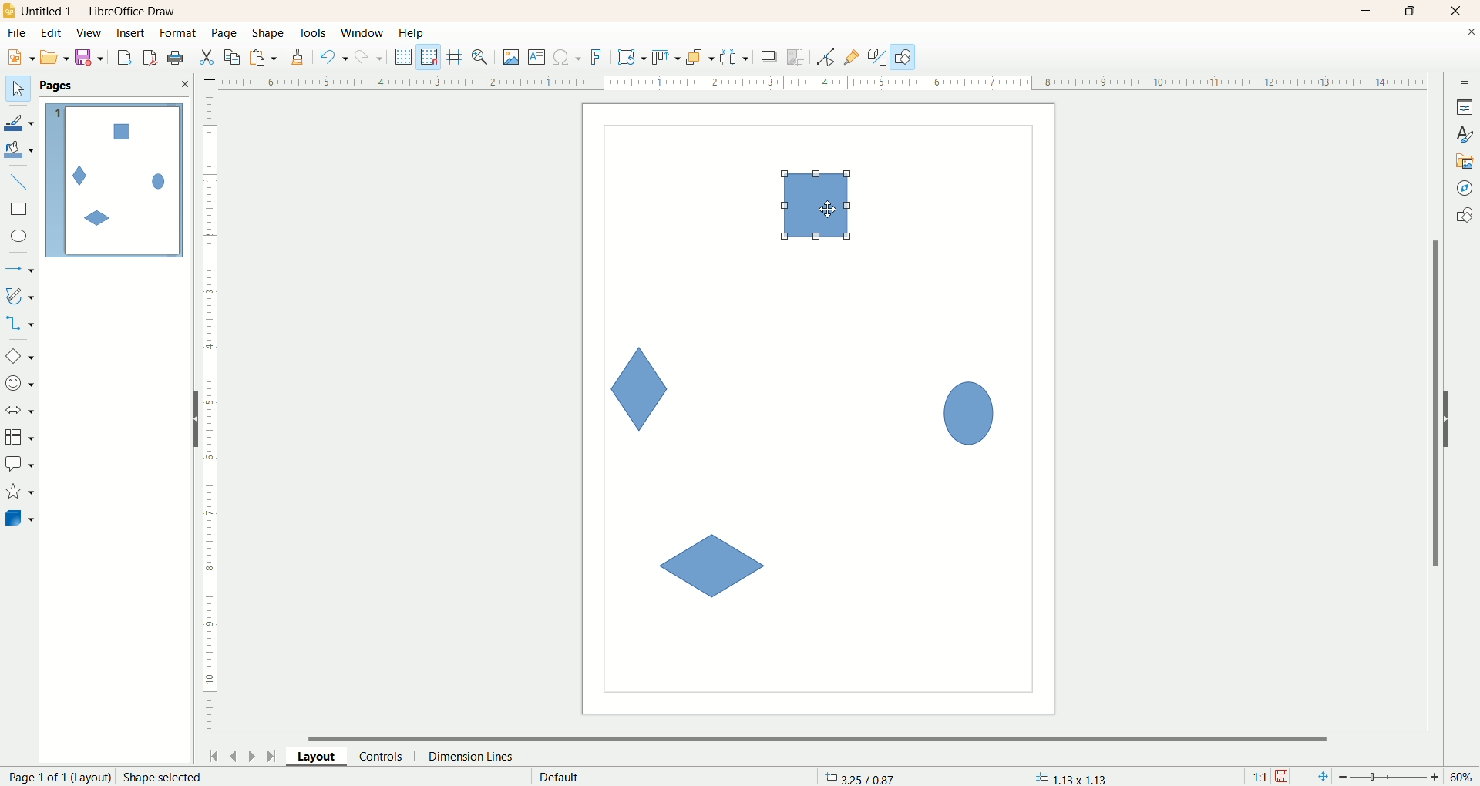  I want to click on tools, so click(314, 34).